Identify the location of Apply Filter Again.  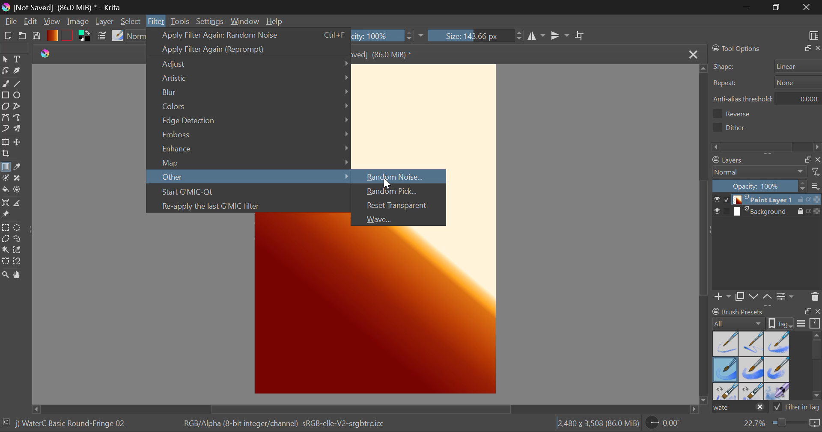
(248, 35).